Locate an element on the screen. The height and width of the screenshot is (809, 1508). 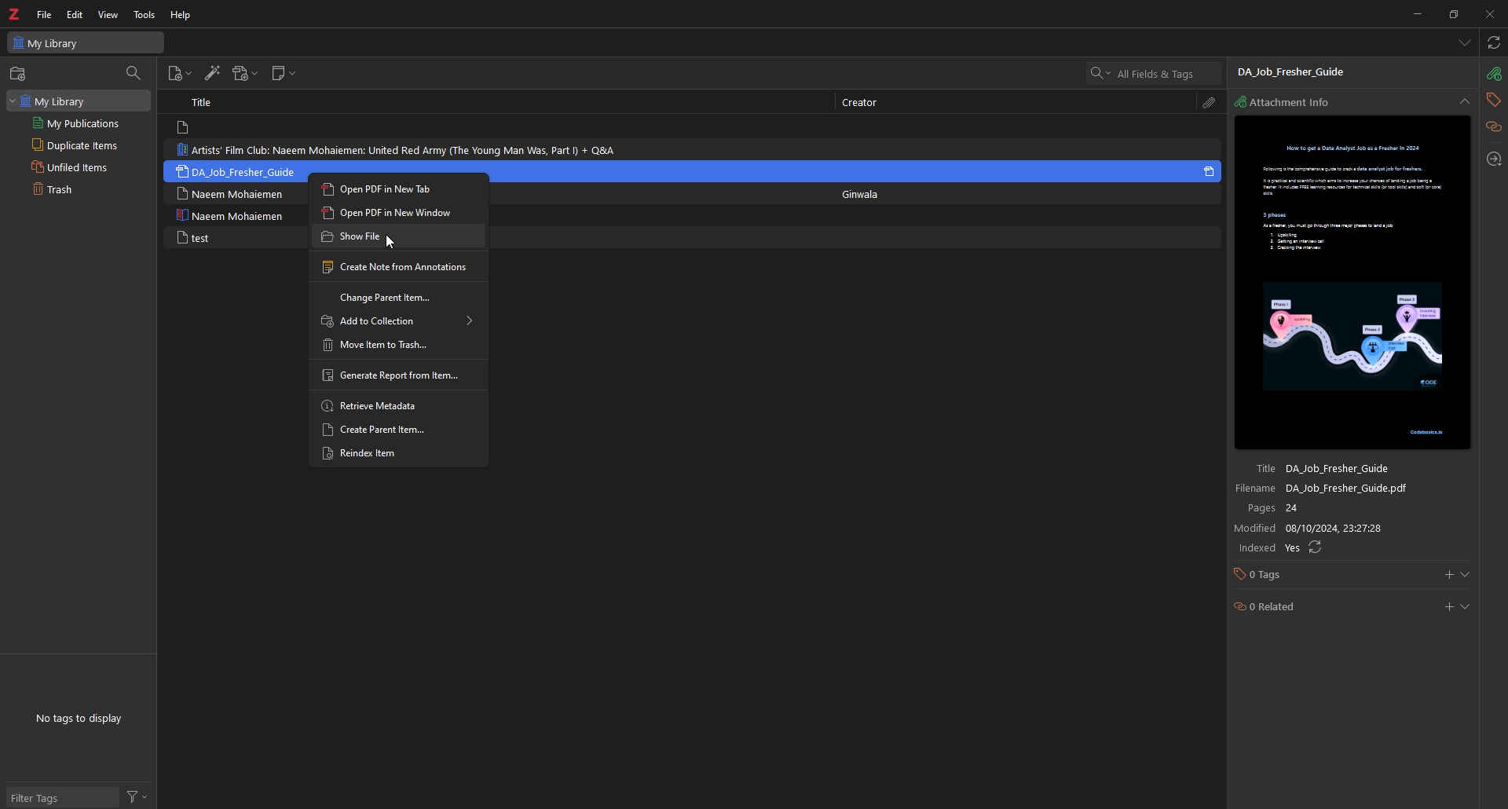
my library is located at coordinates (79, 101).